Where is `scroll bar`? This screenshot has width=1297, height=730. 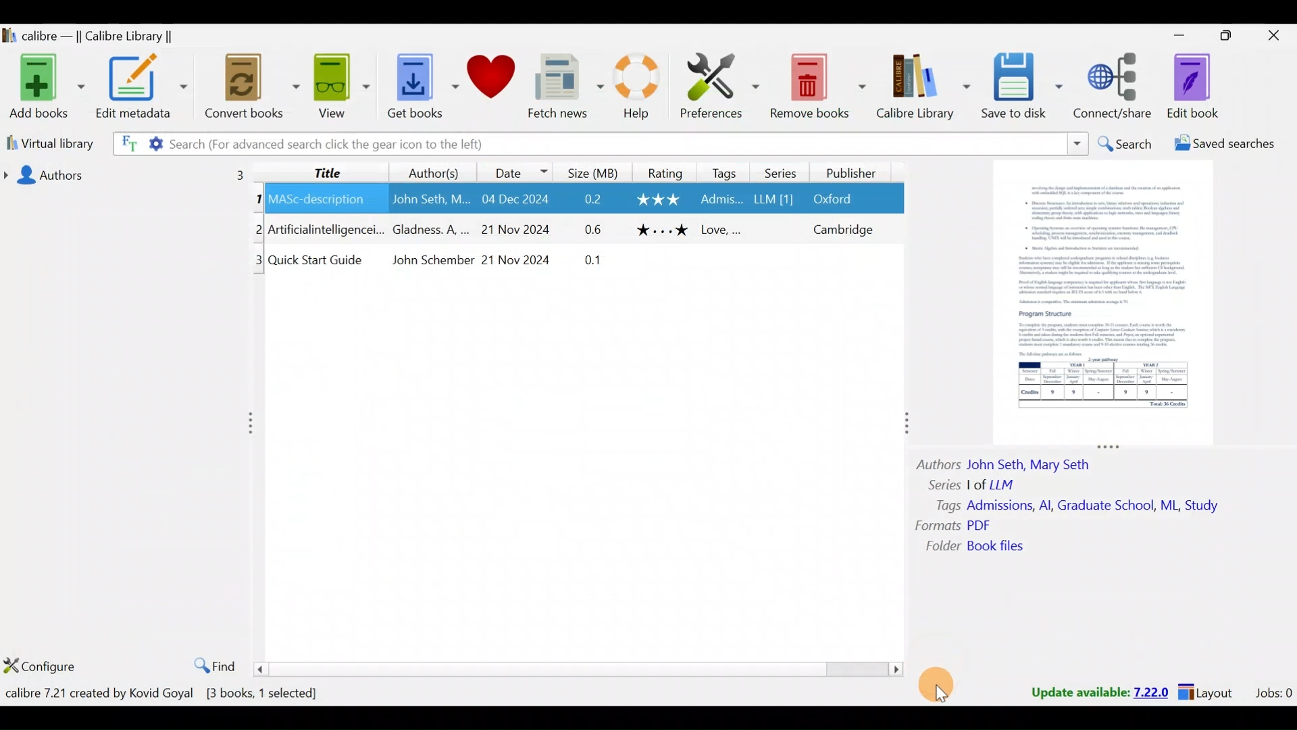
scroll bar is located at coordinates (579, 667).